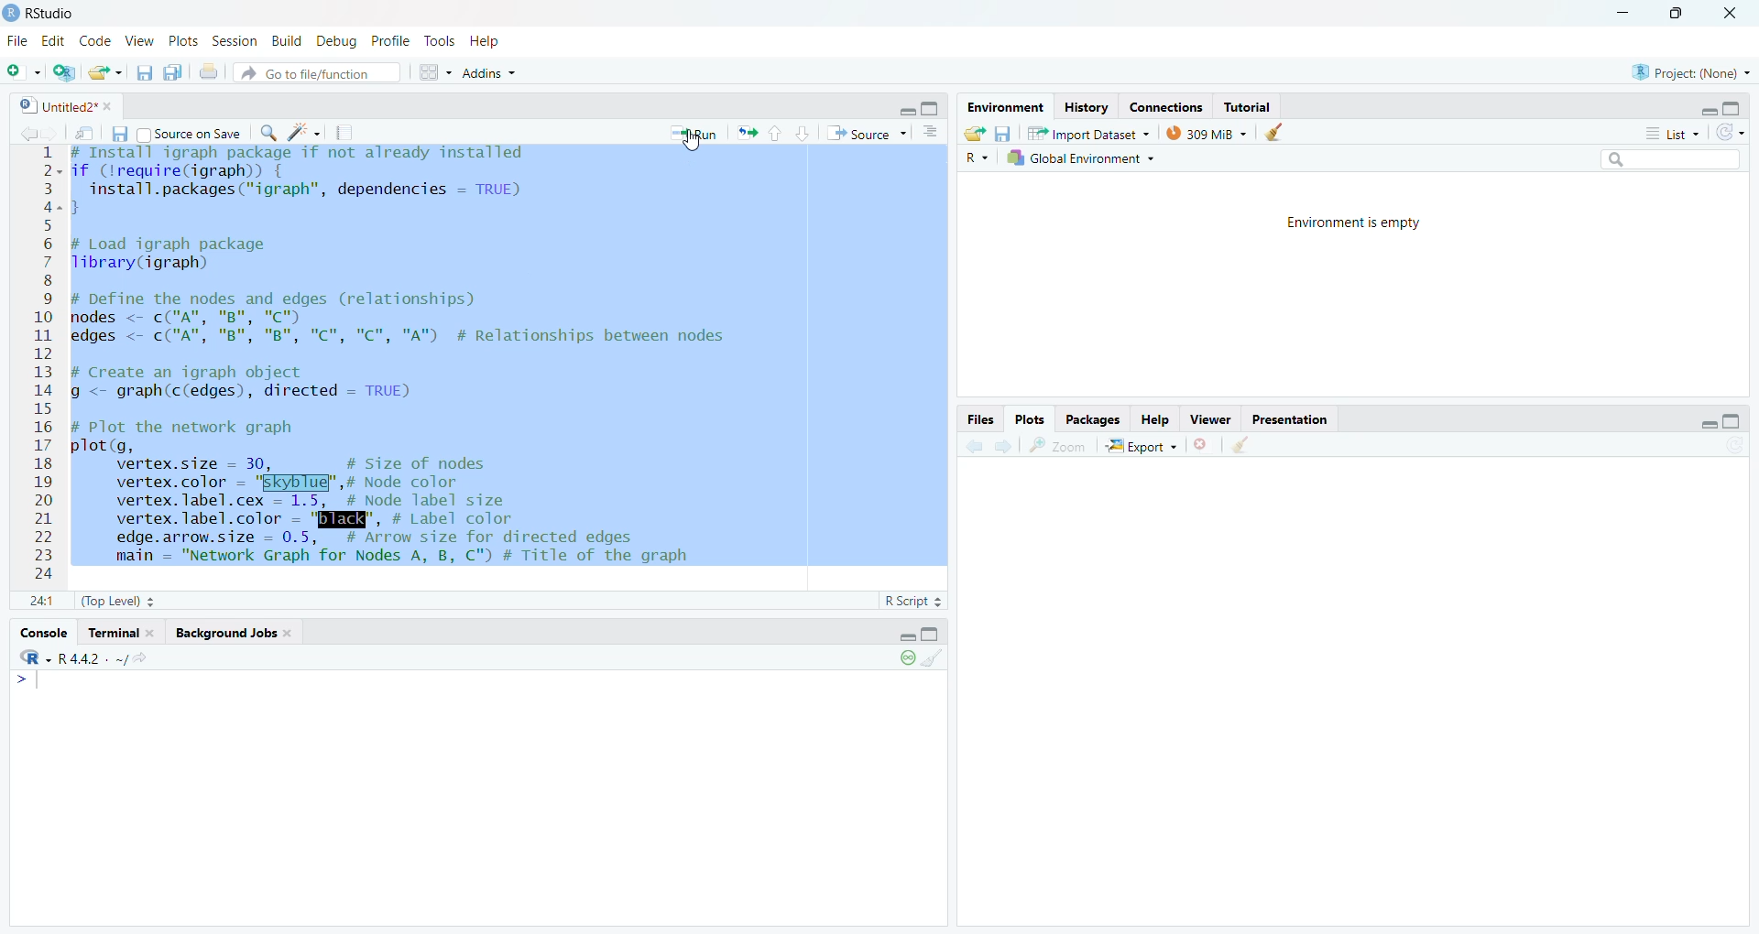 This screenshot has width=1759, height=934. What do you see at coordinates (1006, 448) in the screenshot?
I see `next` at bounding box center [1006, 448].